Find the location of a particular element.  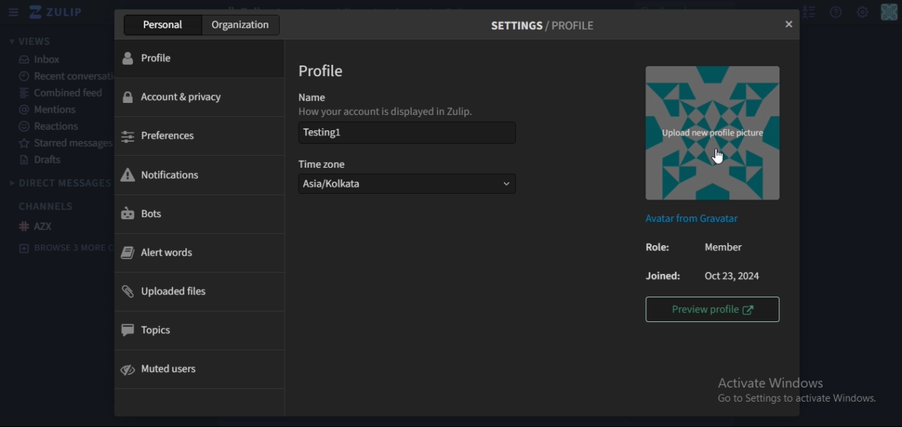

Joined :Oct 23, 2024 is located at coordinates (710, 276).